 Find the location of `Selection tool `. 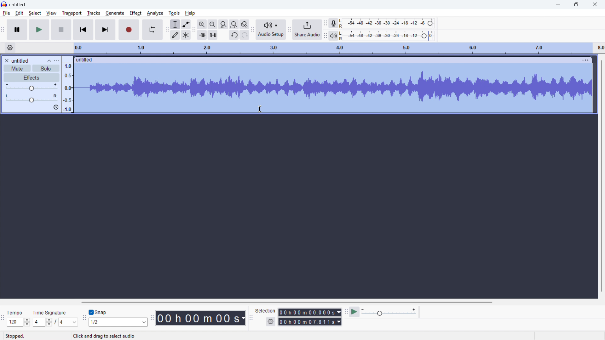

Selection tool  is located at coordinates (176, 24).